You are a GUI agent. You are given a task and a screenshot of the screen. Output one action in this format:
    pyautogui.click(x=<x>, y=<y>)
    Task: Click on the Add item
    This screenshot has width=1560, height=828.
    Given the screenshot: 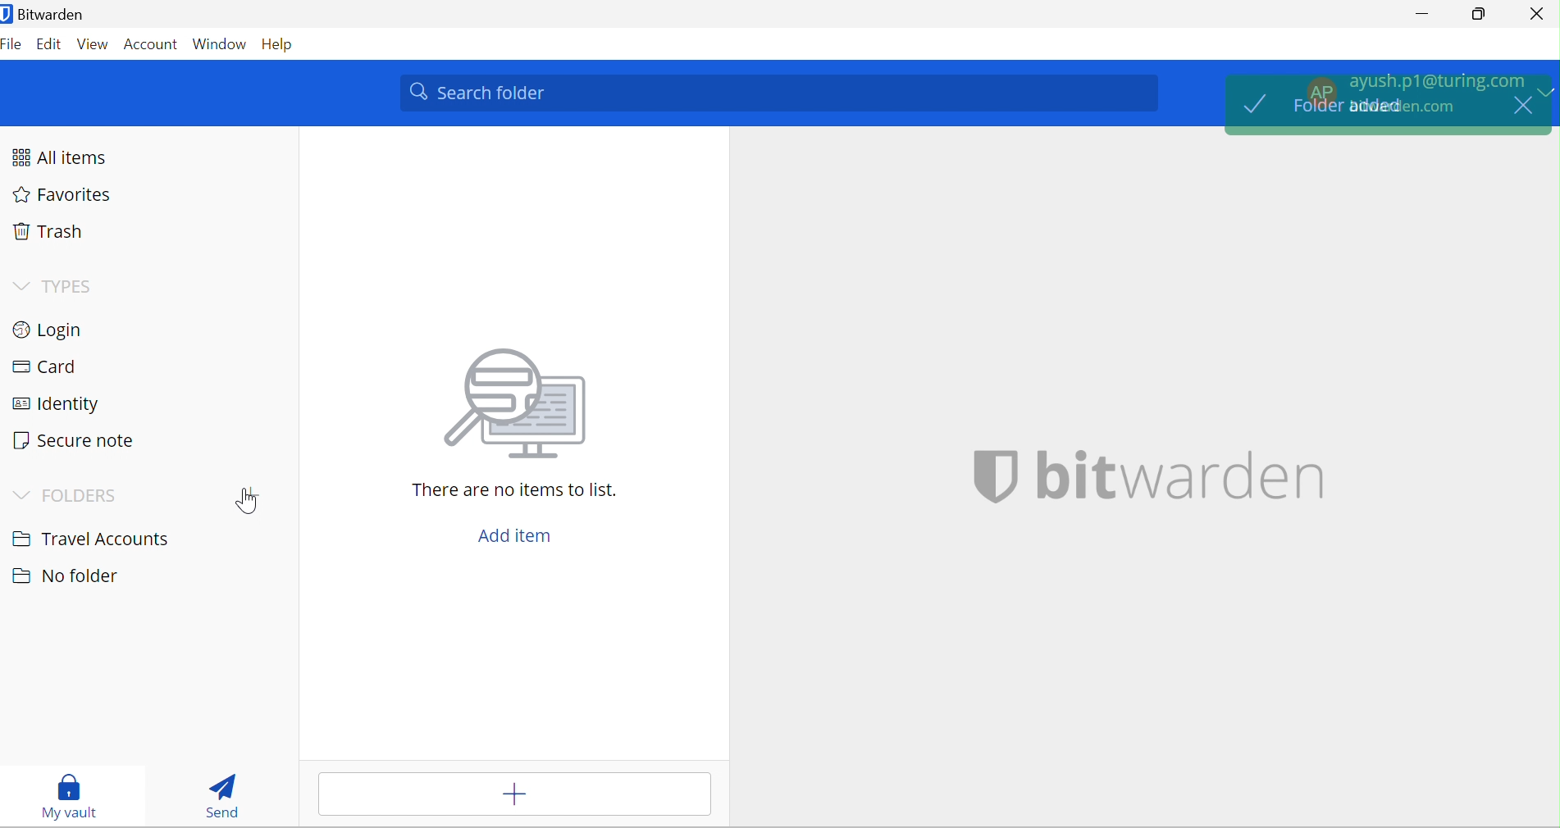 What is the action you would take?
    pyautogui.click(x=524, y=533)
    